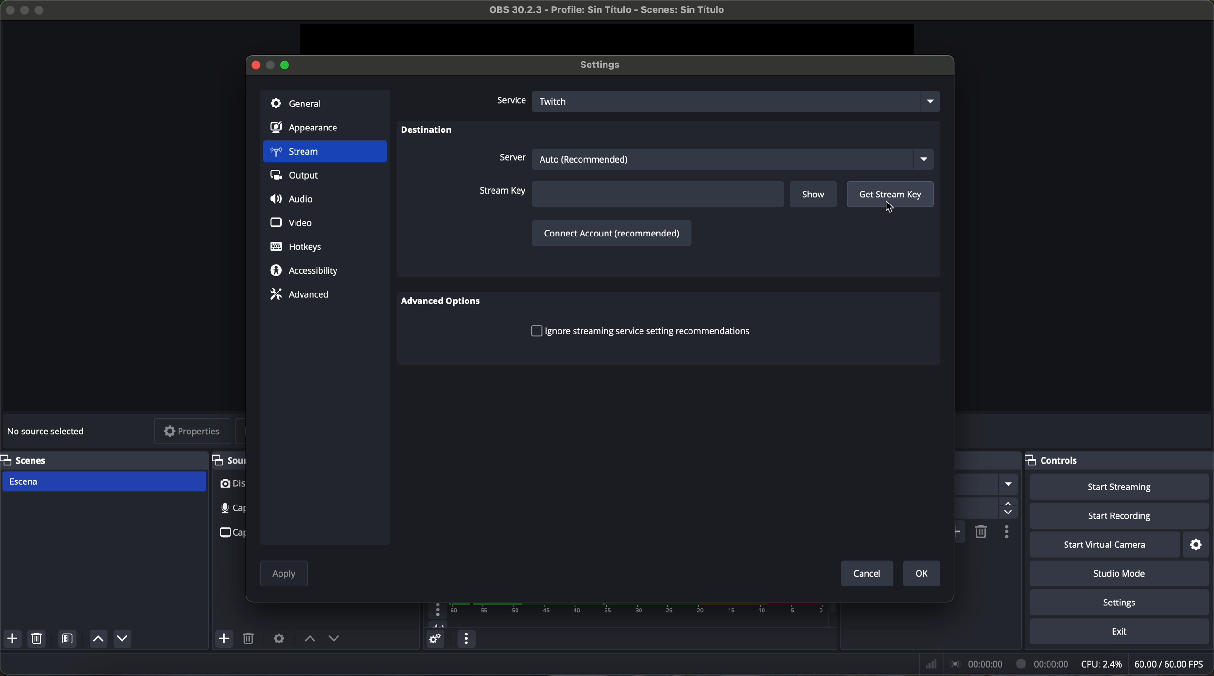  I want to click on service, so click(510, 101).